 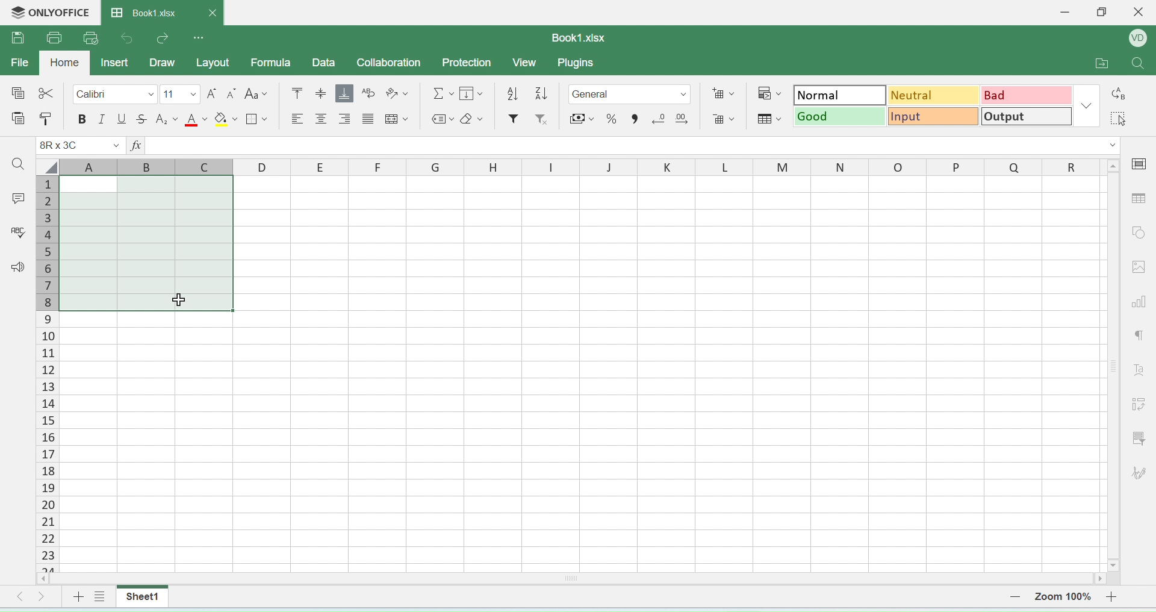 What do you see at coordinates (1119, 119) in the screenshot?
I see `select` at bounding box center [1119, 119].